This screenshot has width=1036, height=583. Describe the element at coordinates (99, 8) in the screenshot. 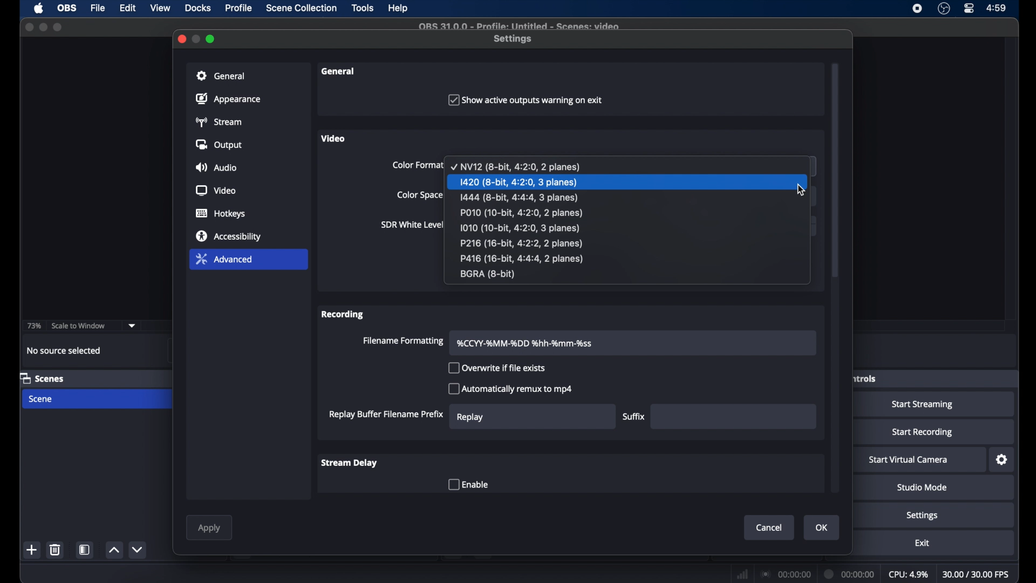

I see `file` at that location.